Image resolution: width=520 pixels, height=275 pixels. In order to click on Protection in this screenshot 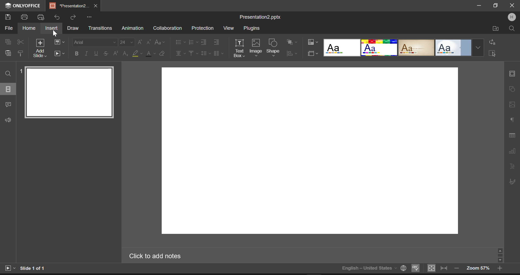, I will do `click(204, 28)`.